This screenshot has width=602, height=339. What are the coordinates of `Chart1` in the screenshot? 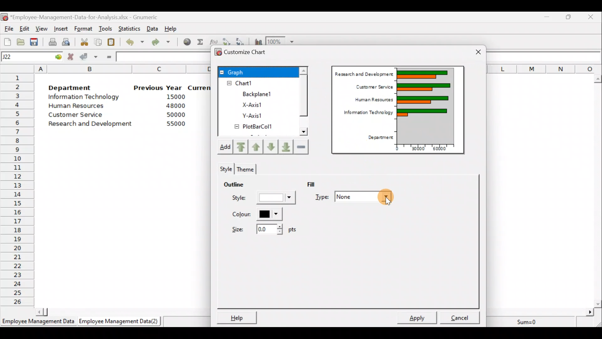 It's located at (250, 83).